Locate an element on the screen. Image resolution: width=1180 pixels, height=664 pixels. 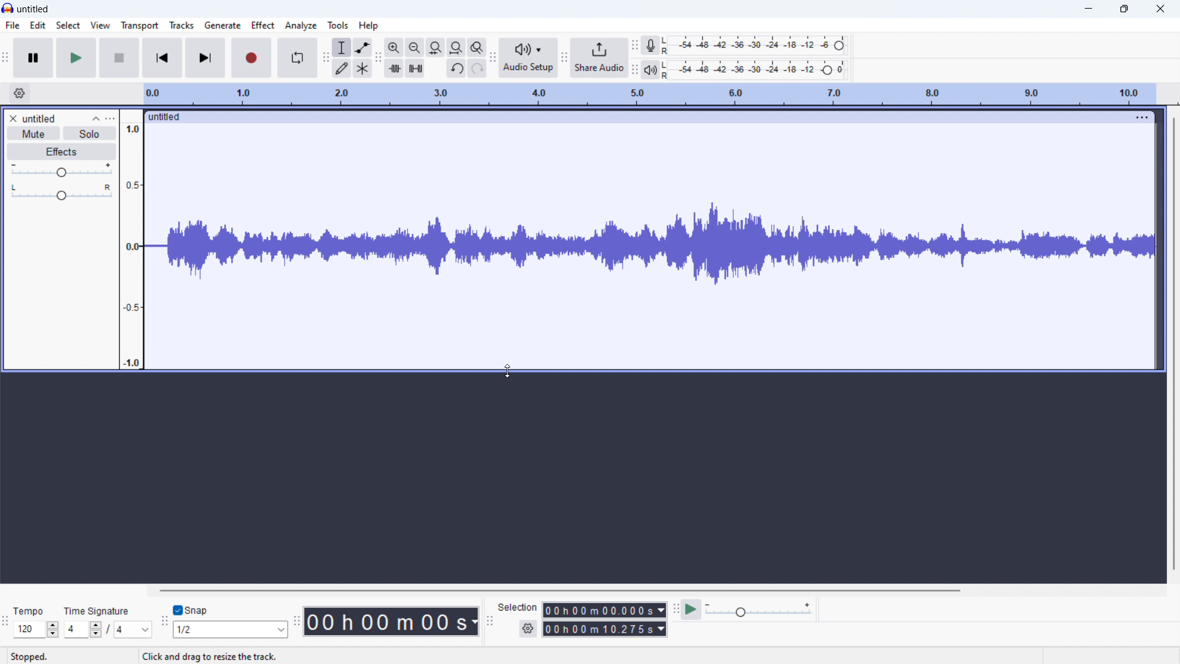
effect is located at coordinates (262, 25).